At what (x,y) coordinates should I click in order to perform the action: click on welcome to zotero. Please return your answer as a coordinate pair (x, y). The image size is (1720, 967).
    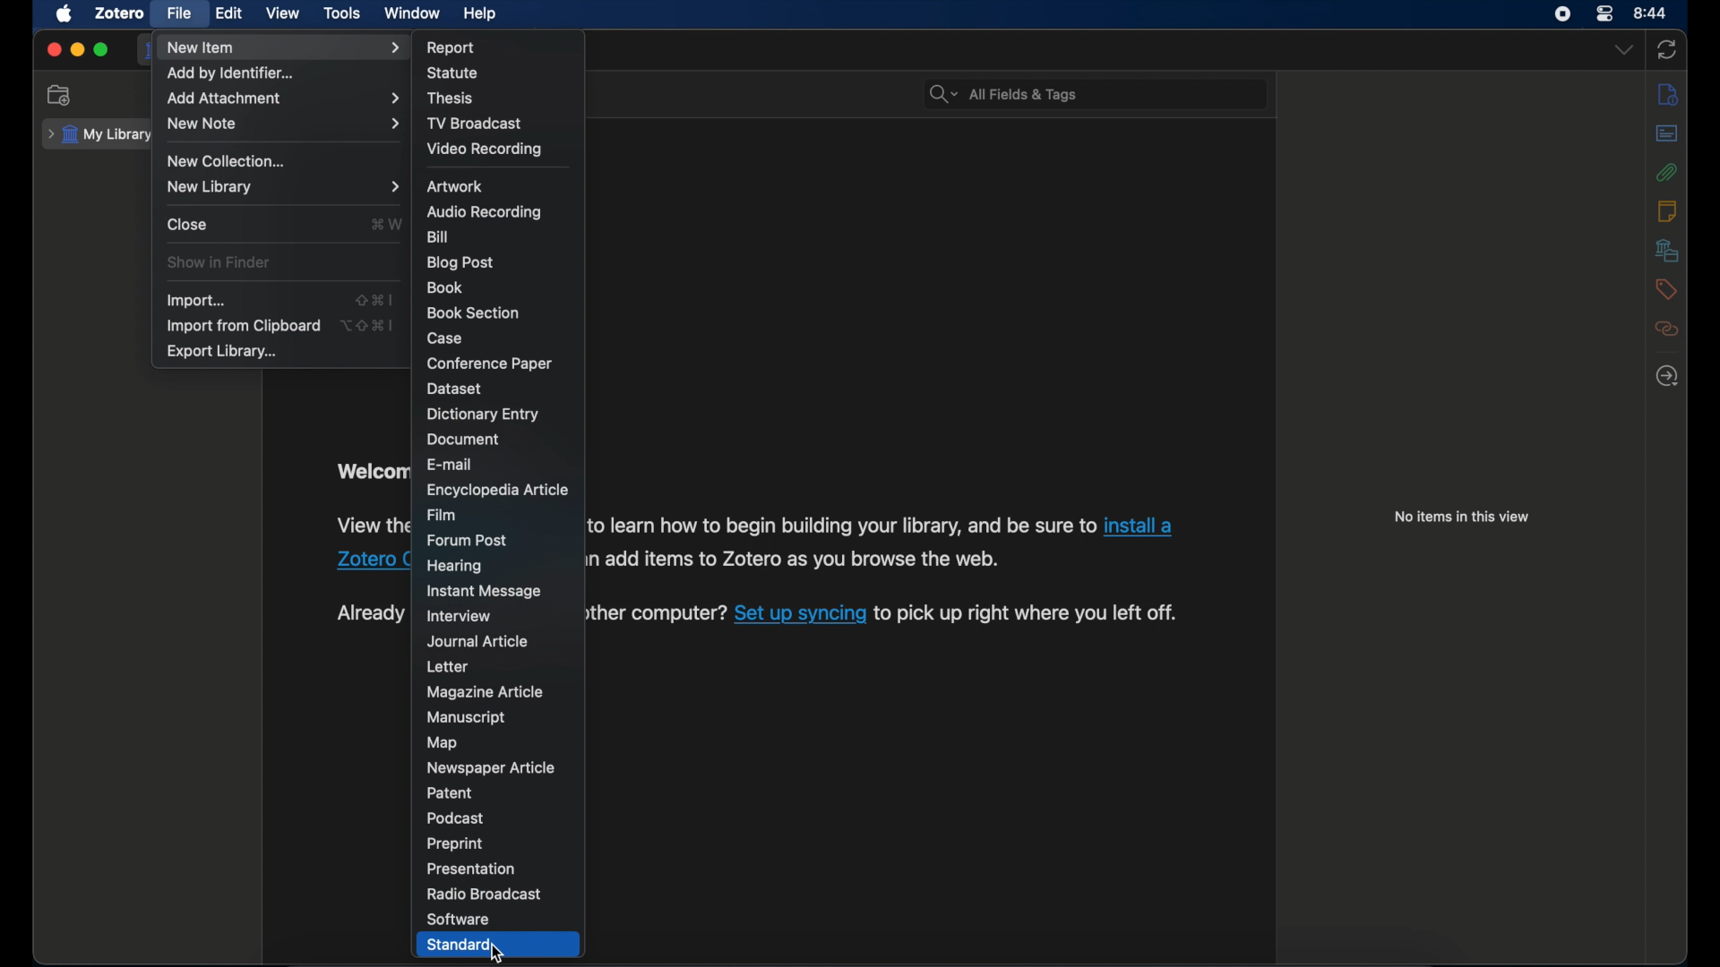
    Looking at the image, I should click on (371, 473).